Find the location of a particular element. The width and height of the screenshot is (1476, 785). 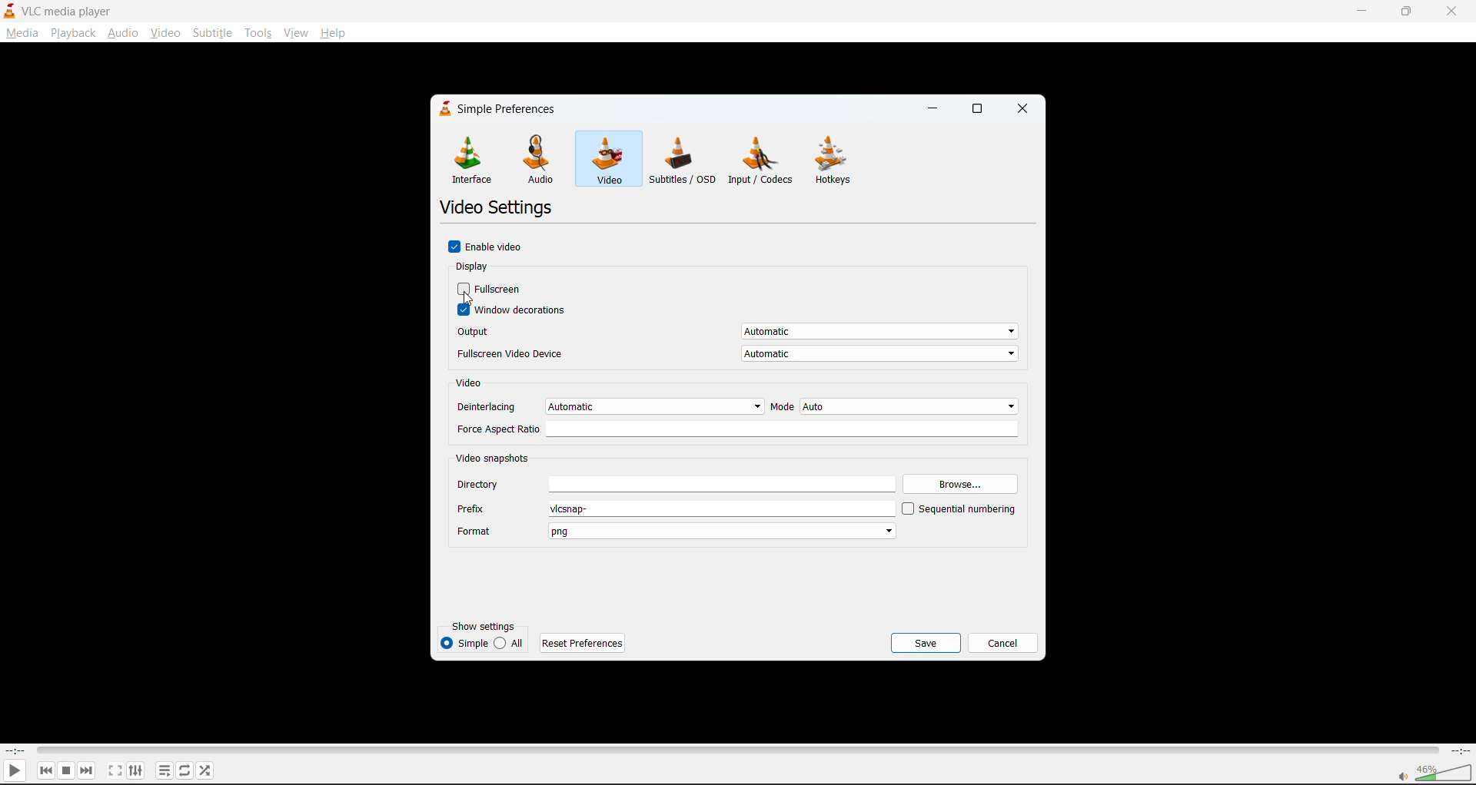

video is located at coordinates (470, 384).